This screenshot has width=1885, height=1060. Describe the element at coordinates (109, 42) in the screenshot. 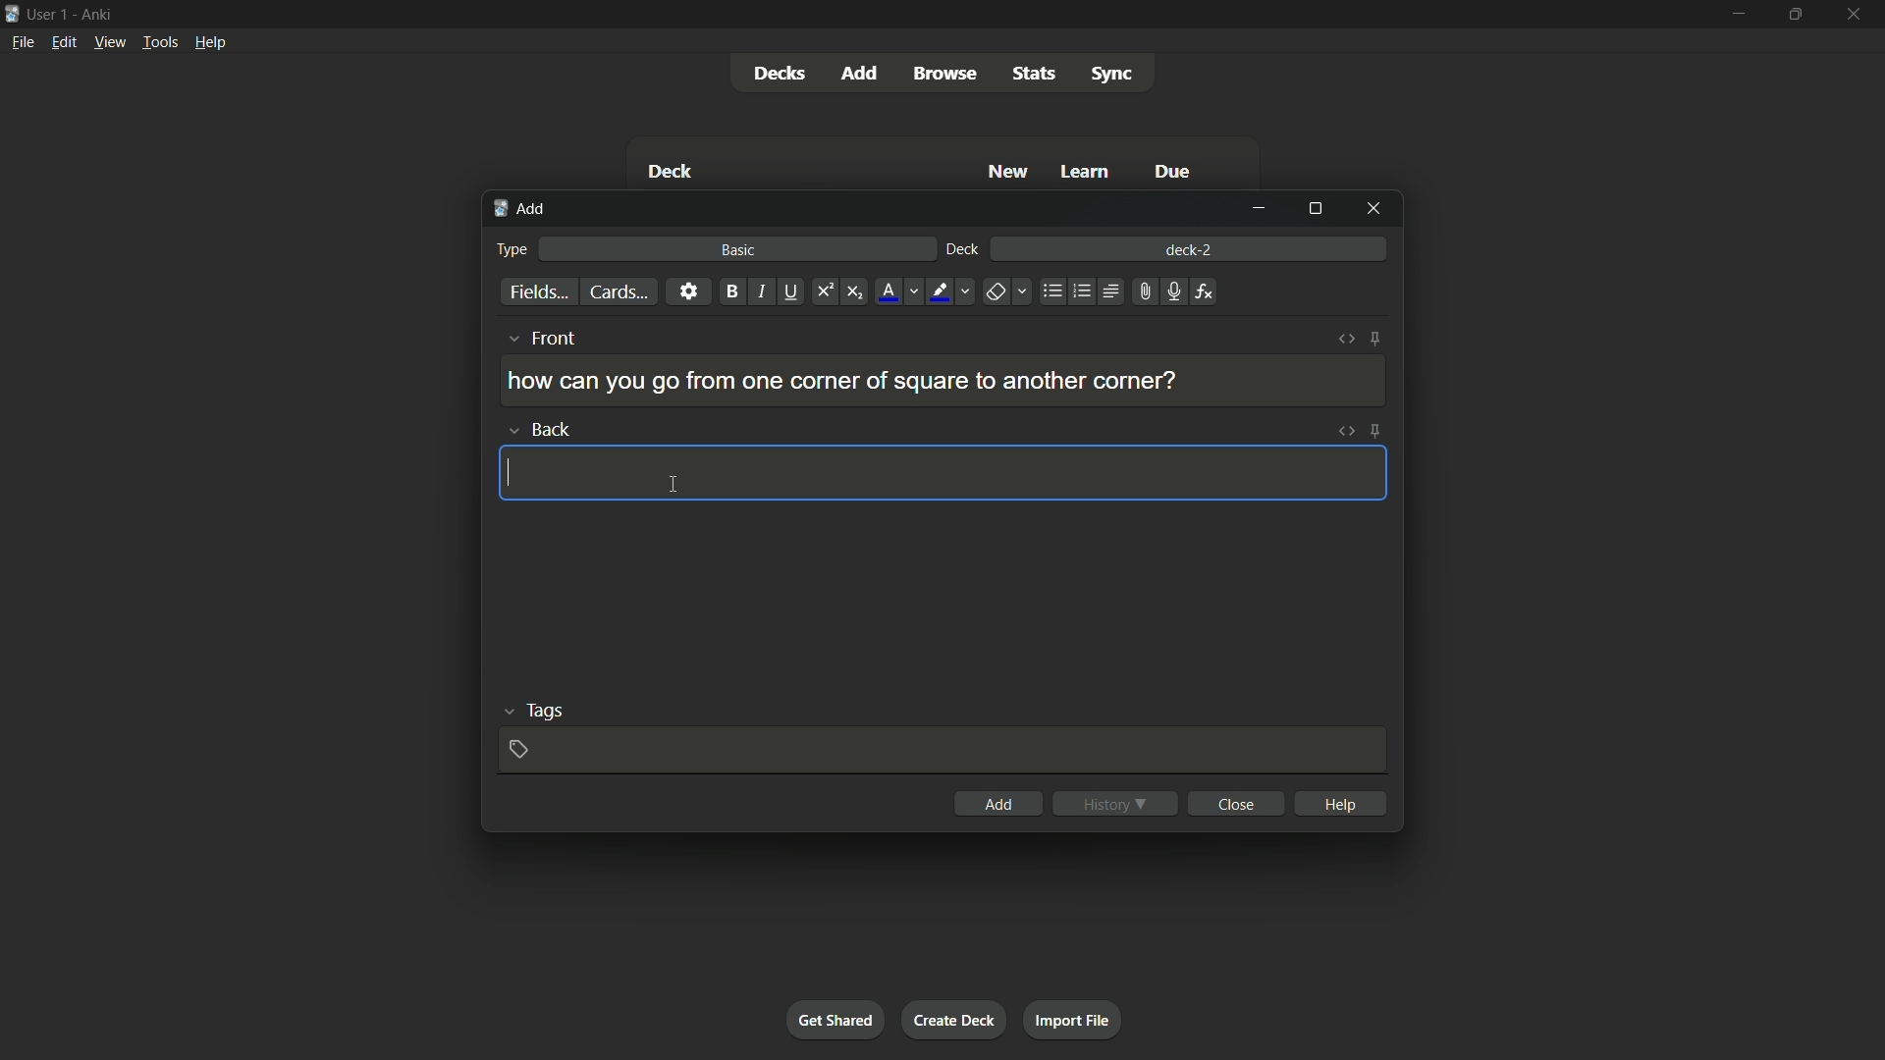

I see `view menu` at that location.